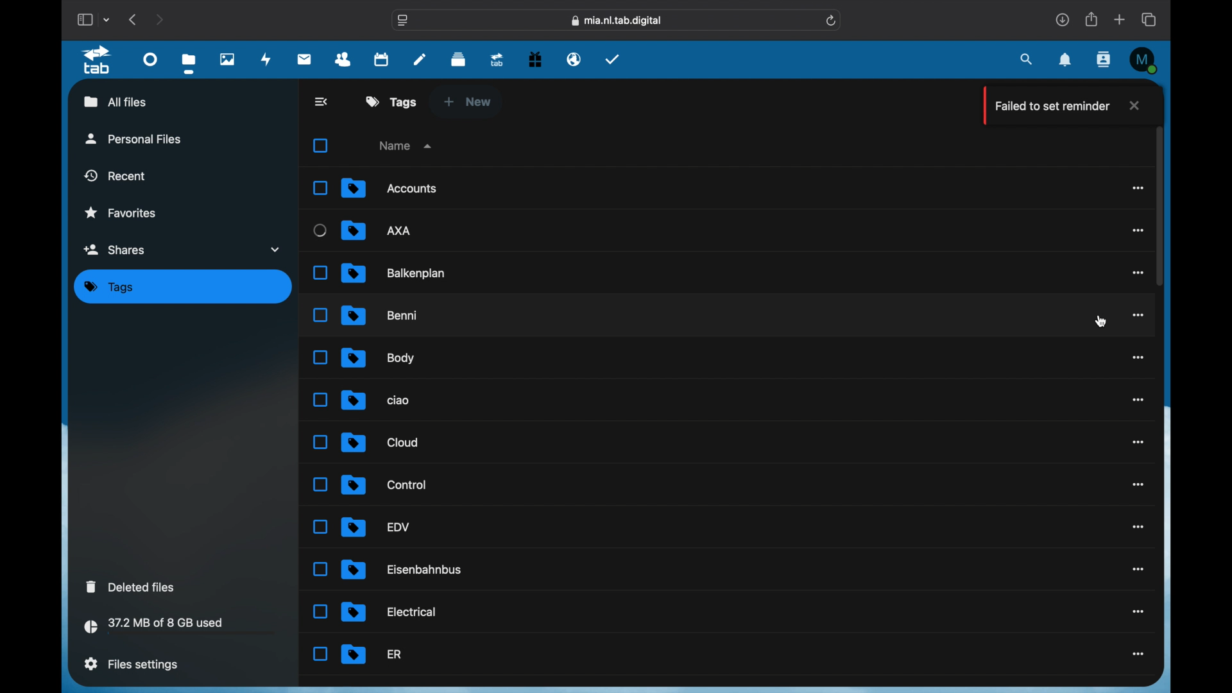 The height and width of the screenshot is (693, 1232). Describe the element at coordinates (1137, 527) in the screenshot. I see `more options` at that location.